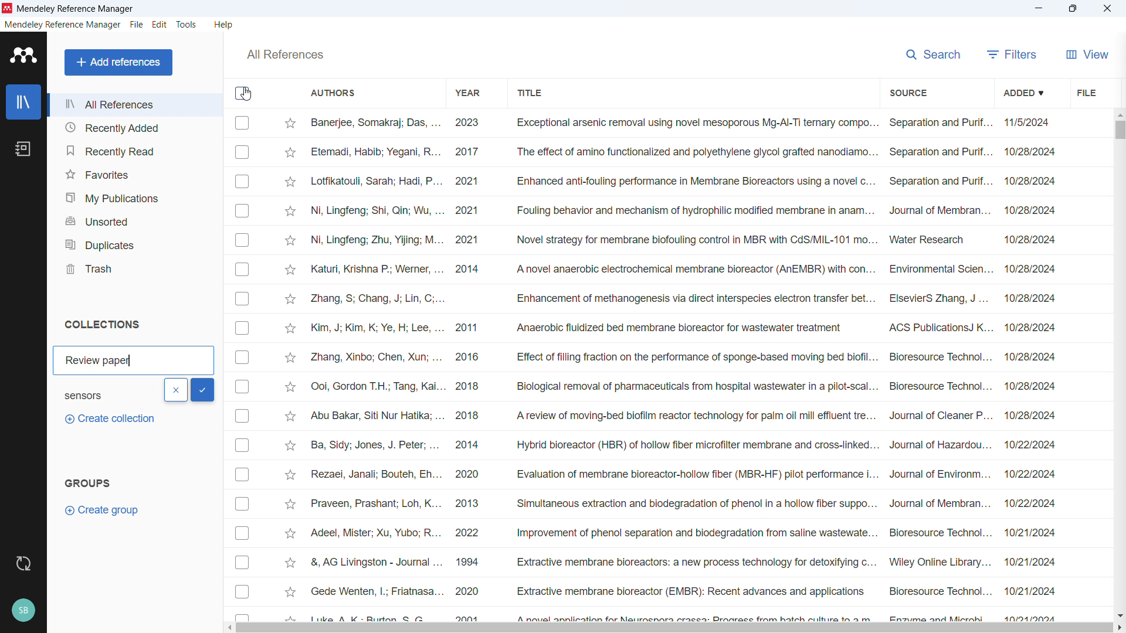 The width and height of the screenshot is (1126, 633). Describe the element at coordinates (290, 328) in the screenshot. I see `Star mark respective publication` at that location.